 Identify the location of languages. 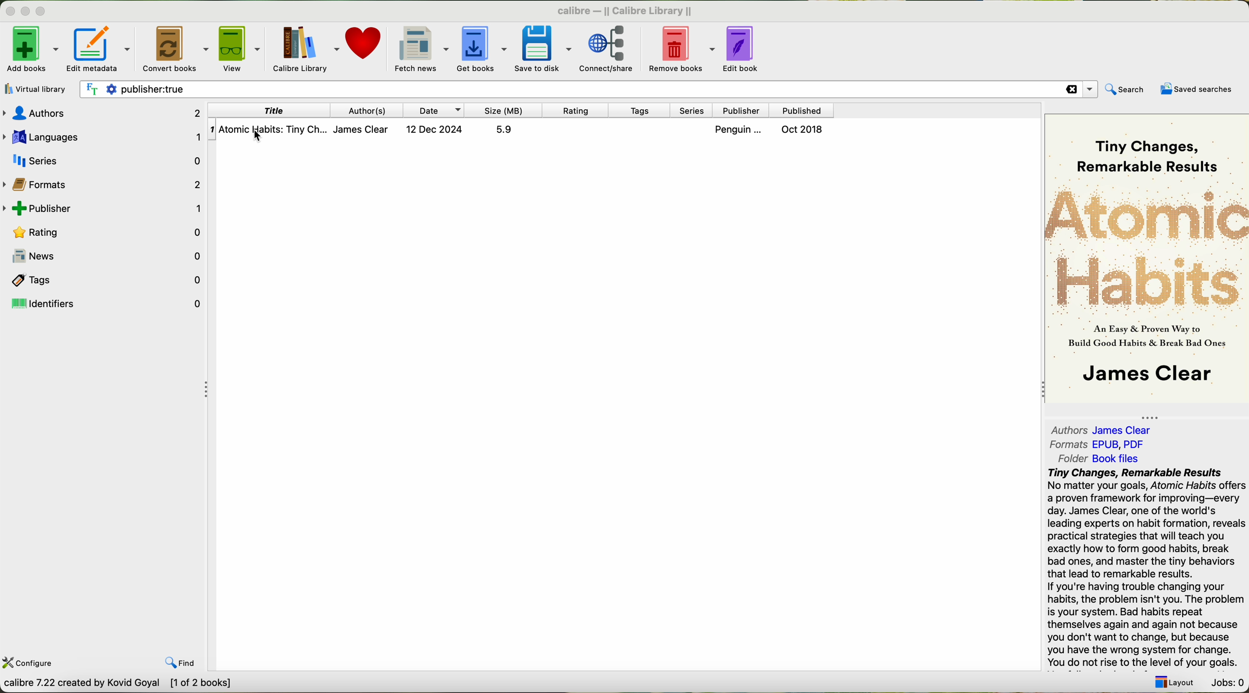
(104, 137).